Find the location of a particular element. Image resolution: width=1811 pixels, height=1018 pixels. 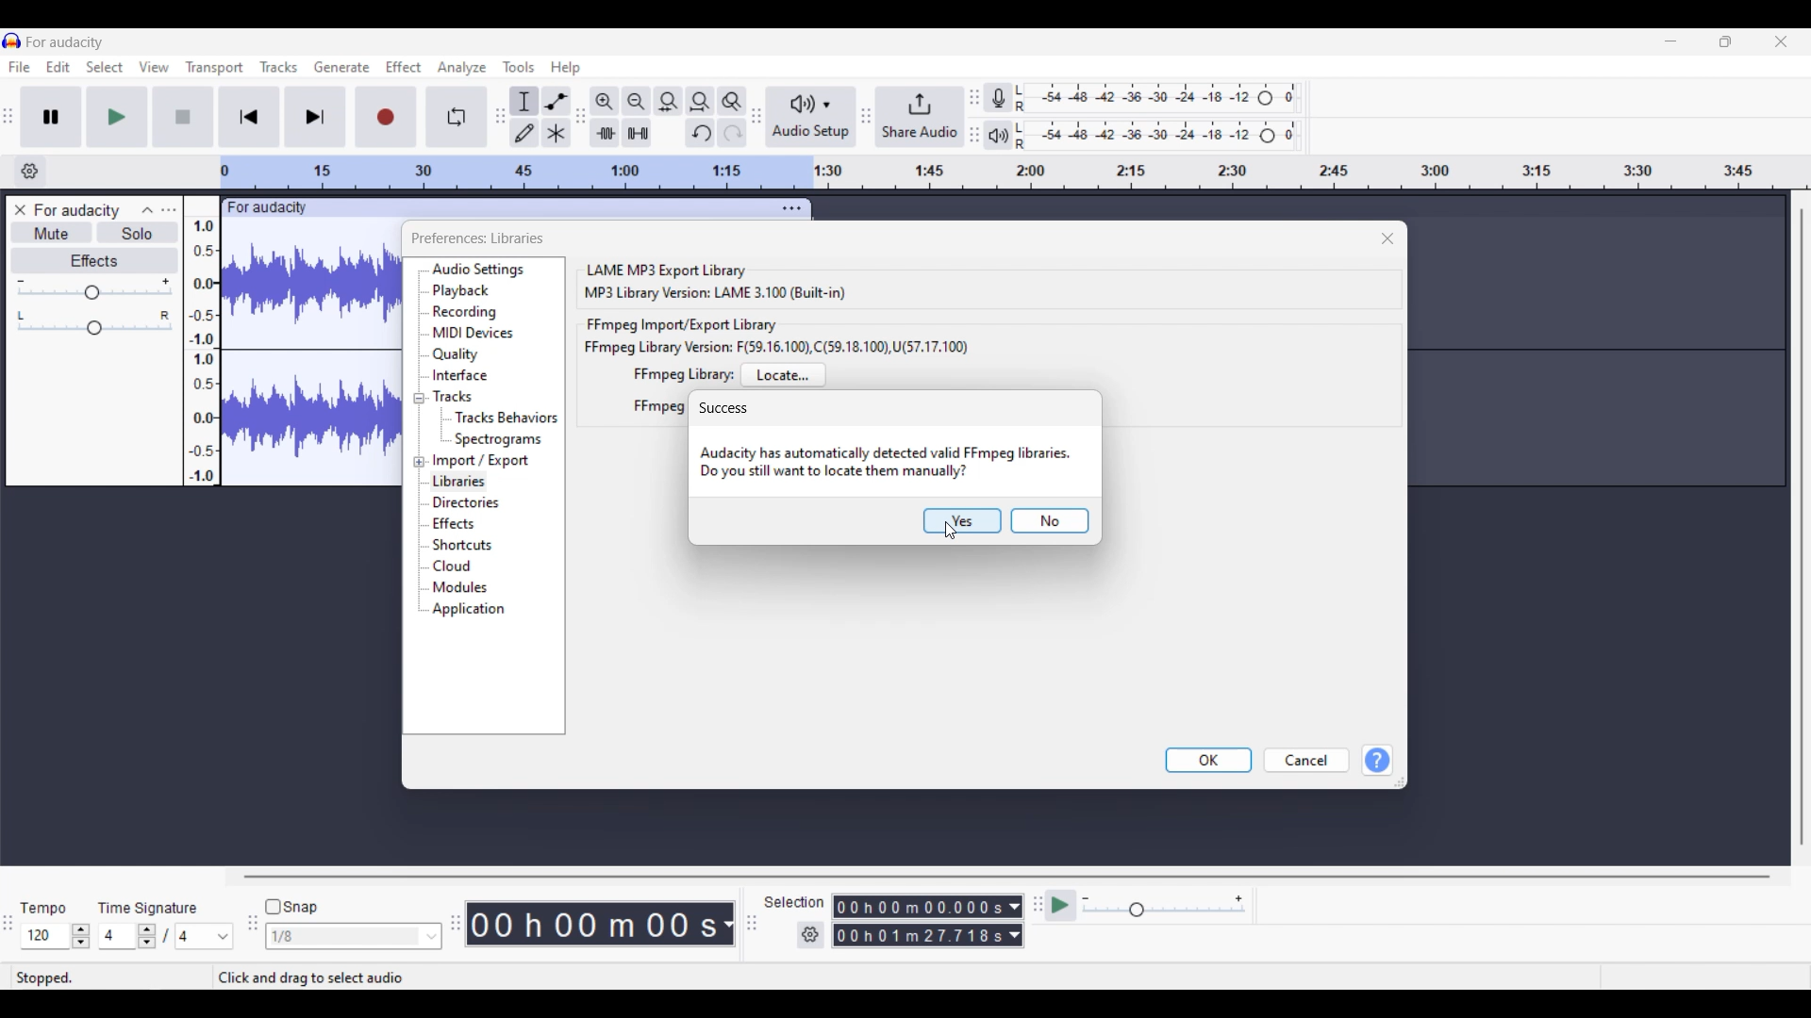

Undo is located at coordinates (701, 133).